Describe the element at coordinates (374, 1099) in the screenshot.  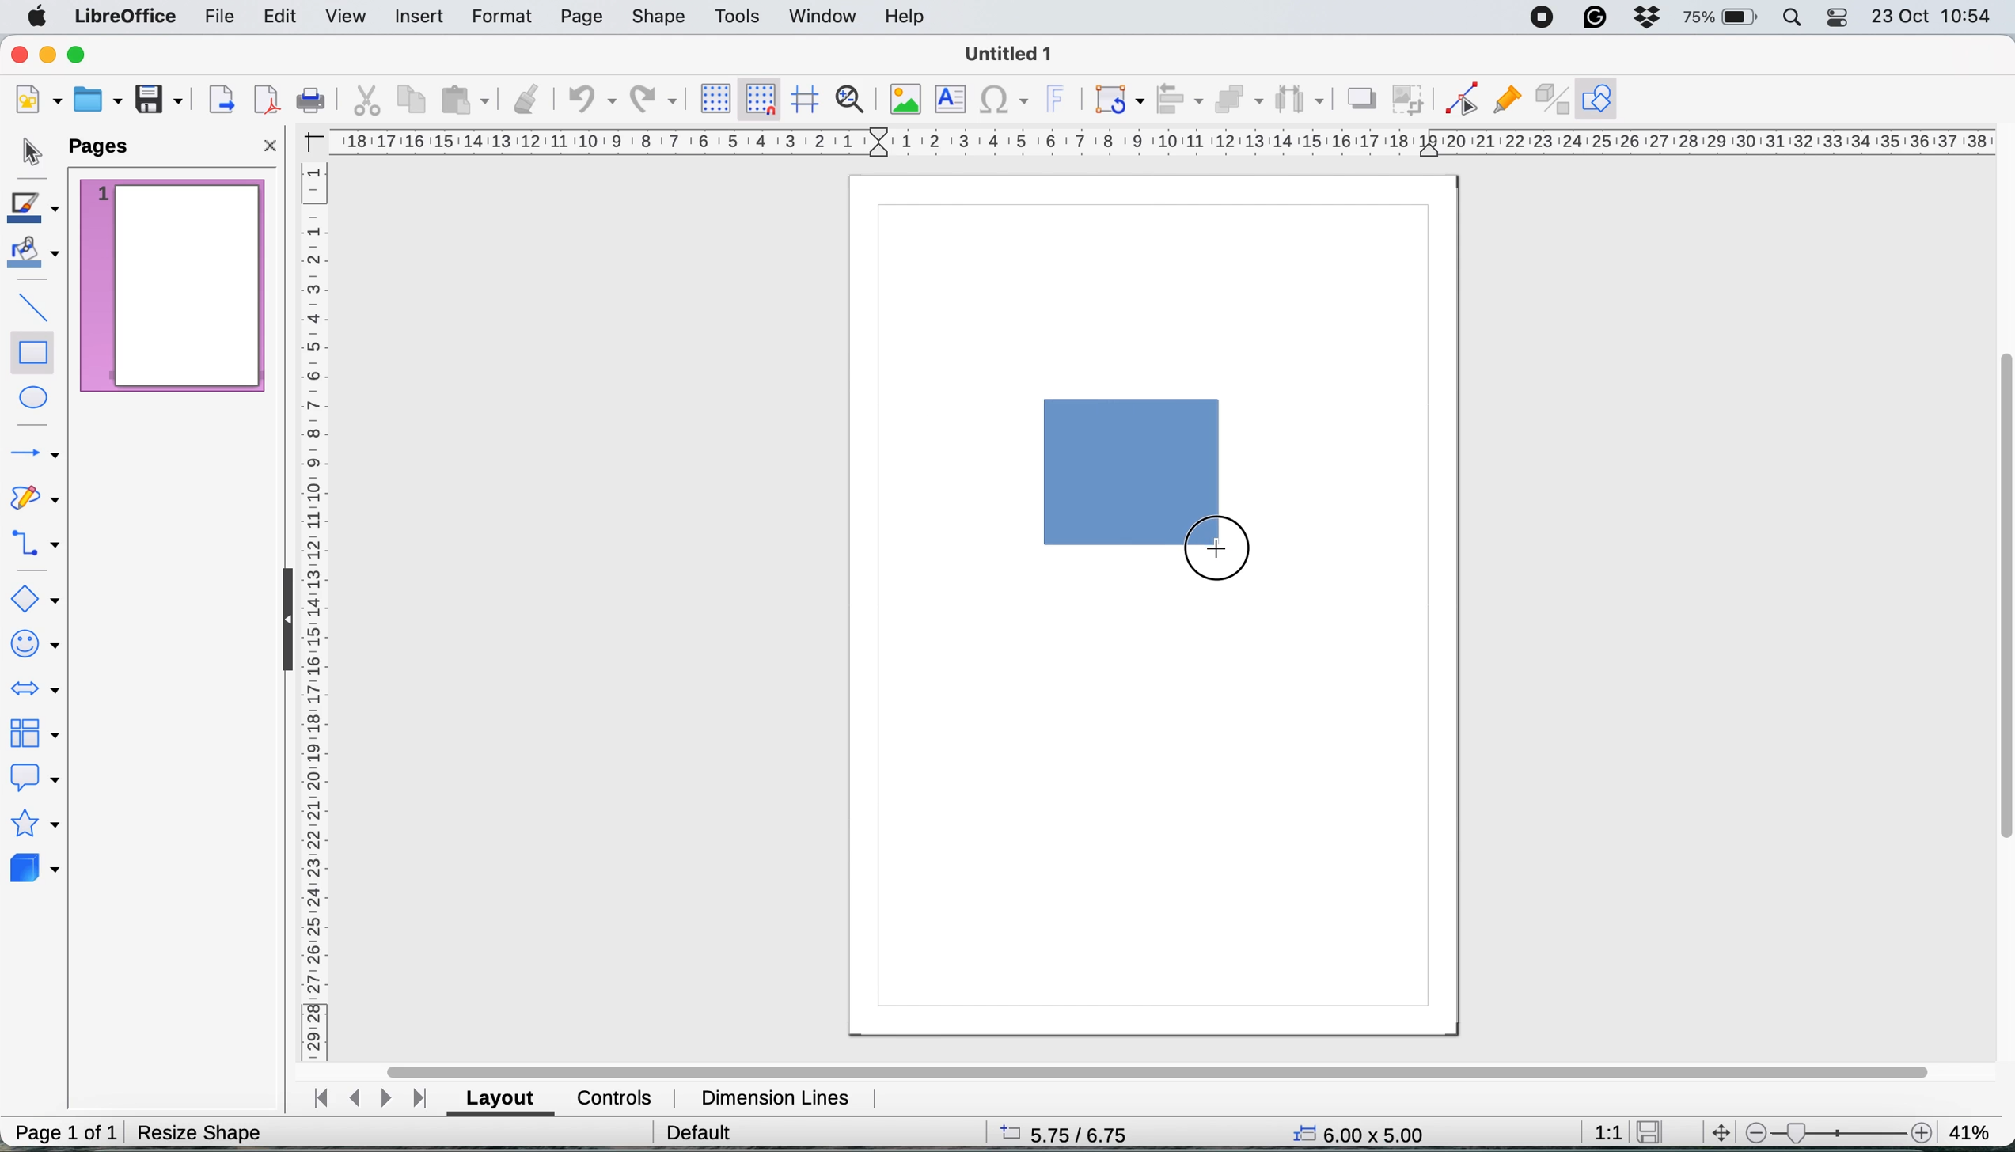
I see `navigate between sheets` at that location.